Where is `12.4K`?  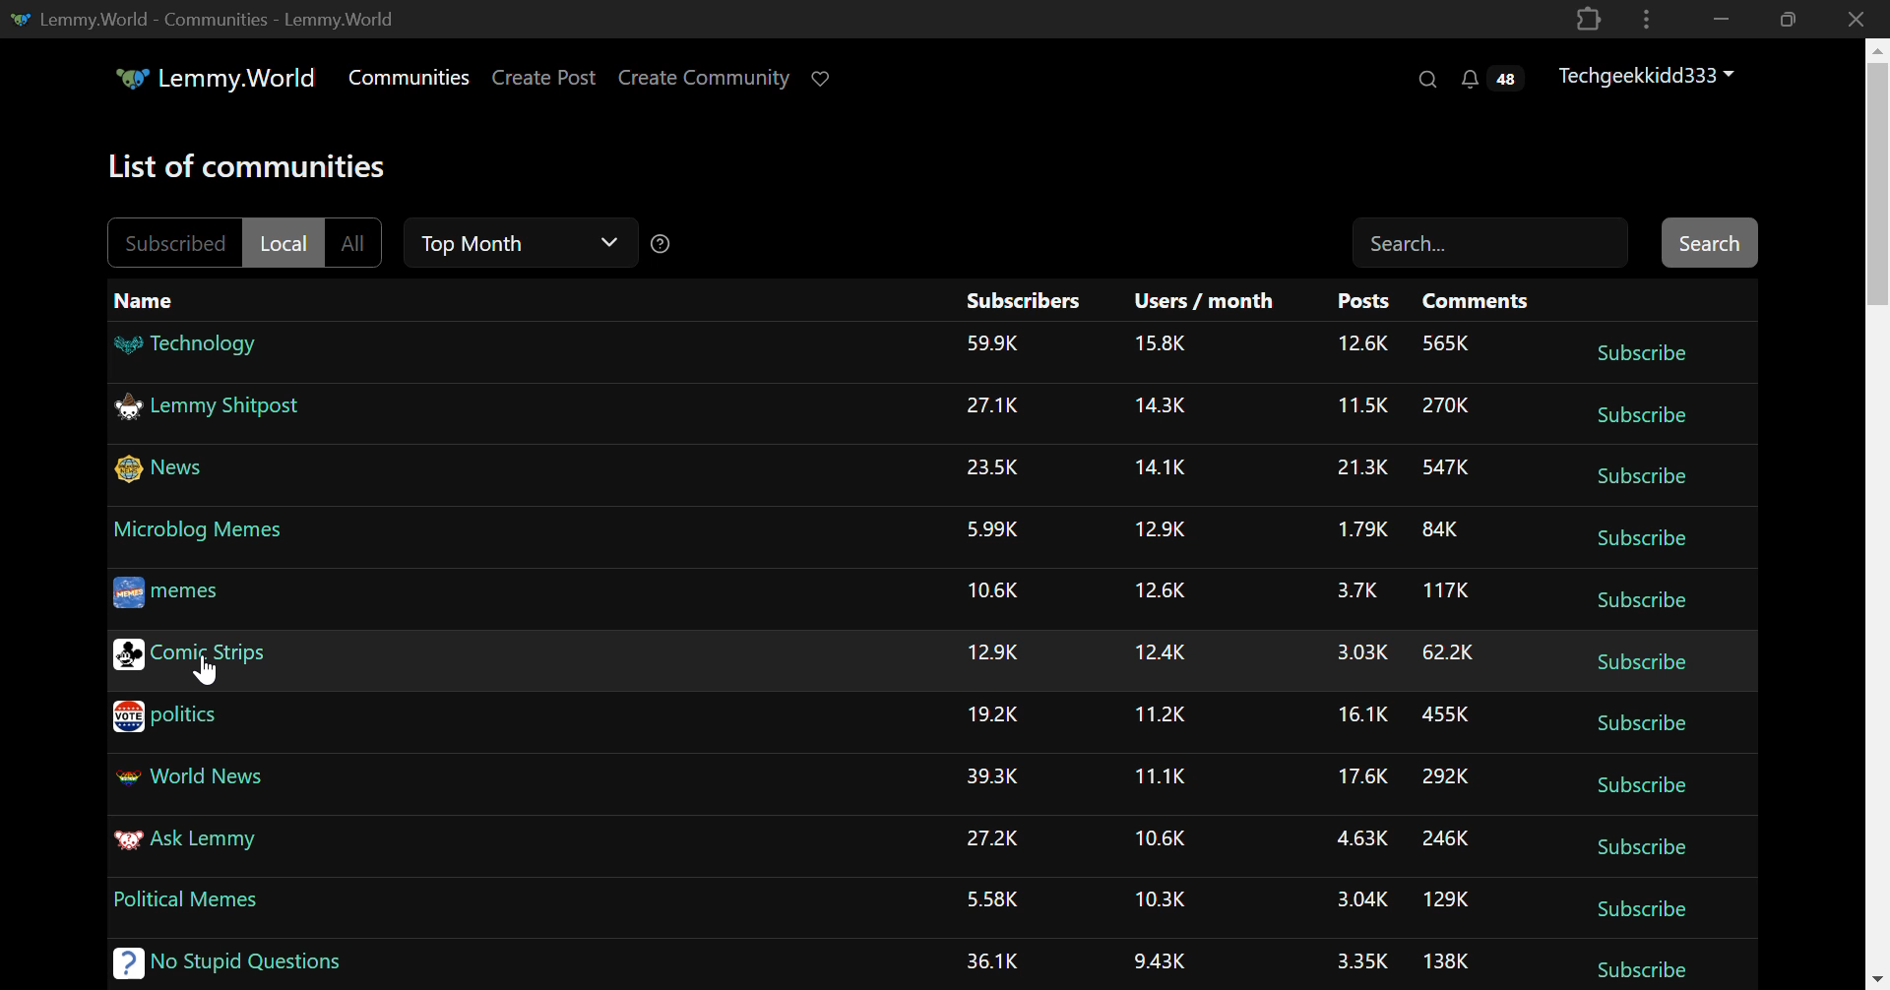 12.4K is located at coordinates (1160, 652).